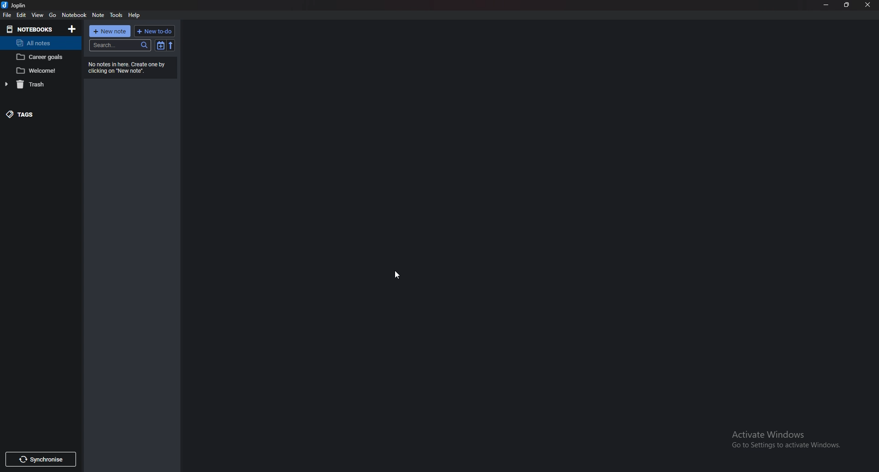  What do you see at coordinates (784, 441) in the screenshot?
I see `Activate Windows` at bounding box center [784, 441].